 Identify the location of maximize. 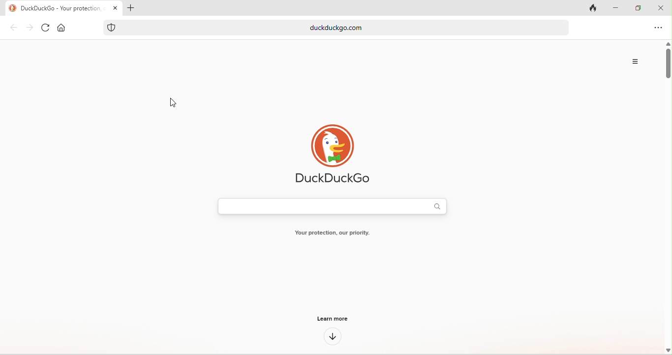
(634, 6).